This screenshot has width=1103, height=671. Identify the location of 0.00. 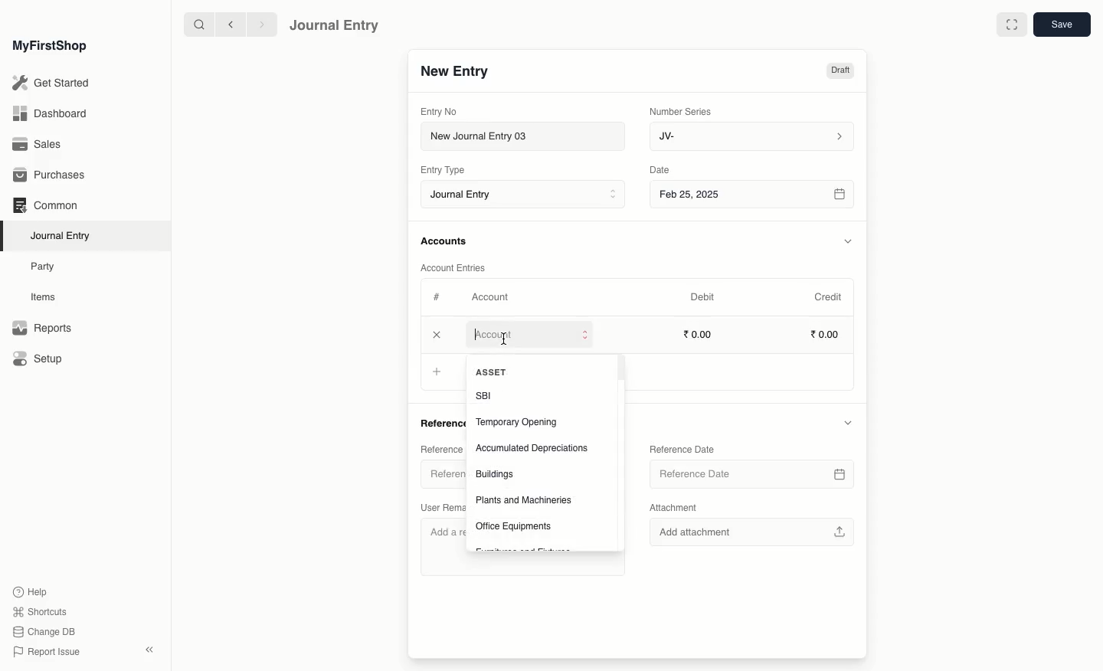
(699, 334).